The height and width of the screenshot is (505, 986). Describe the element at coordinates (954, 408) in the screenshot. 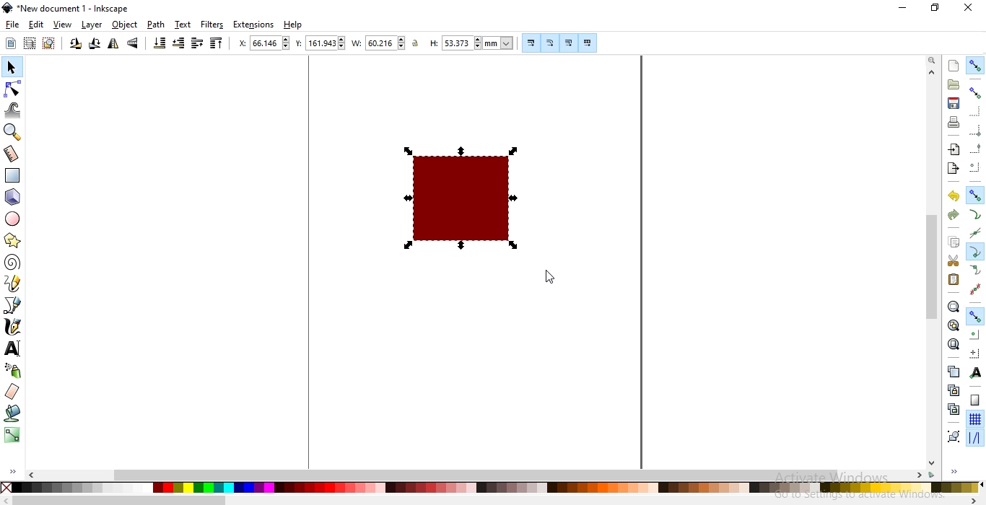

I see `cut the selected clones` at that location.